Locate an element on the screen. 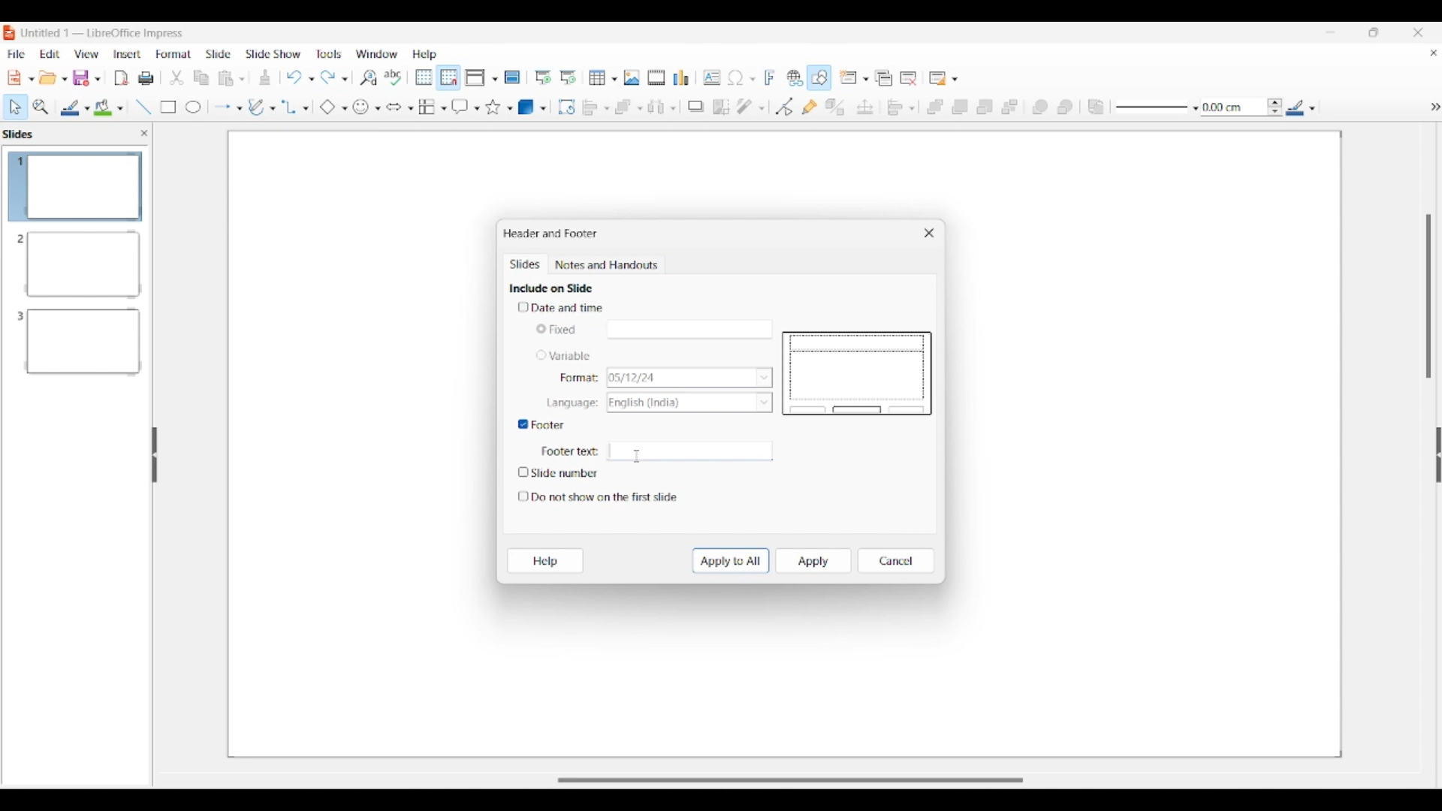 The width and height of the screenshot is (1442, 811). Insert chart is located at coordinates (680, 77).